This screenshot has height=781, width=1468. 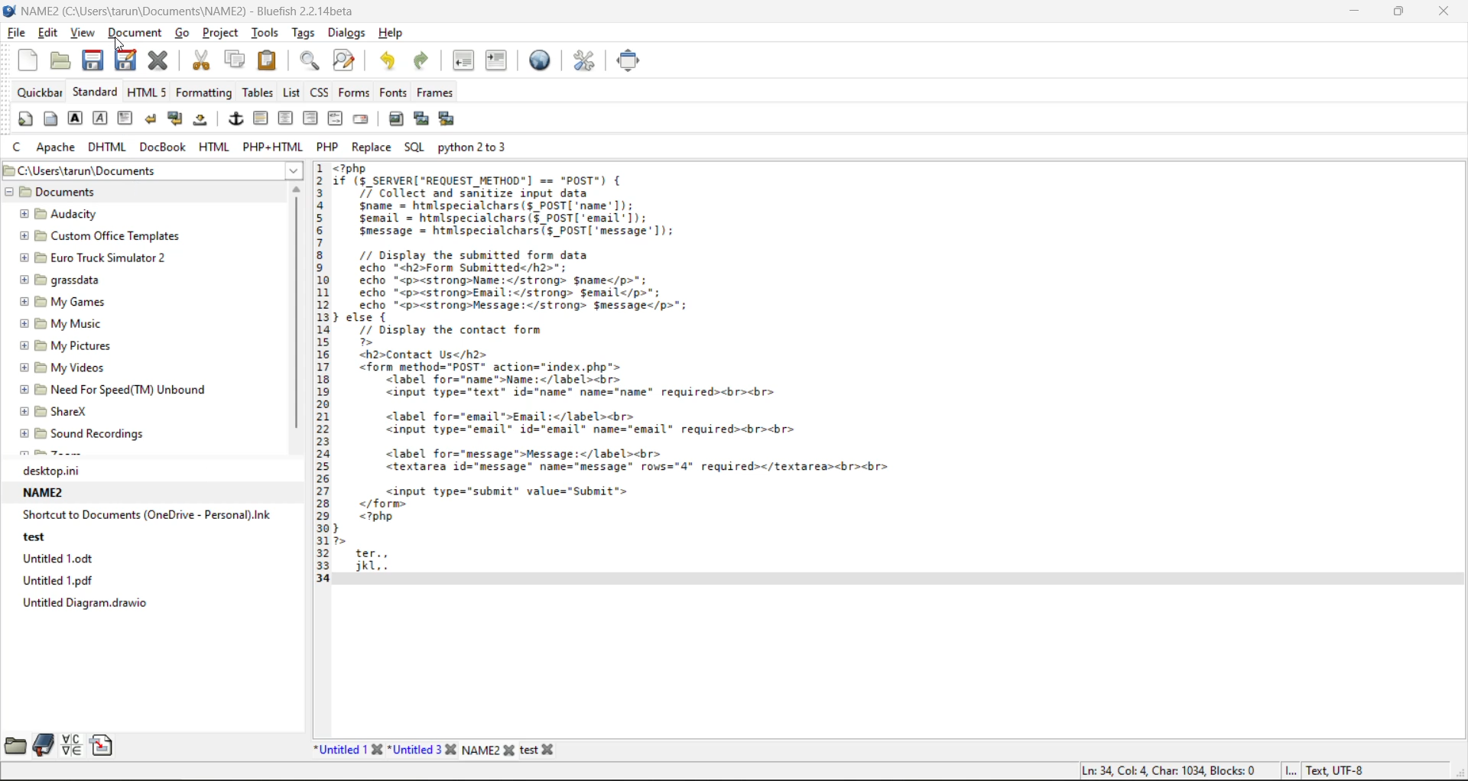 What do you see at coordinates (307, 32) in the screenshot?
I see `tags` at bounding box center [307, 32].